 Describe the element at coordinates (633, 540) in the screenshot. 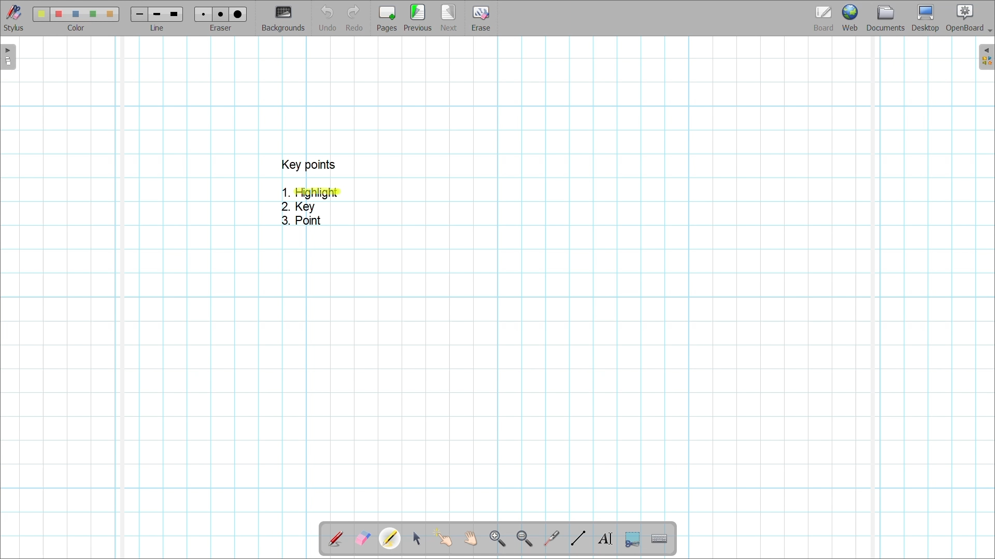

I see `Capture part of the screen` at that location.